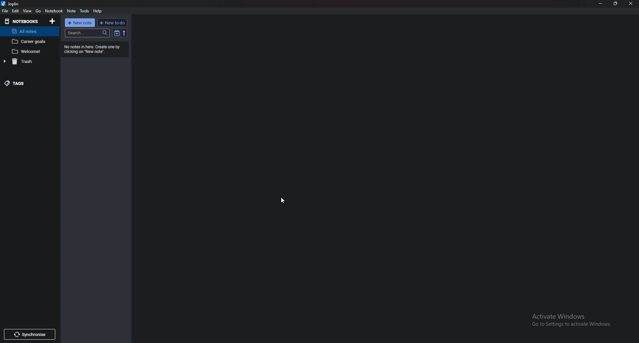 The width and height of the screenshot is (639, 343). I want to click on cursor, so click(282, 200).